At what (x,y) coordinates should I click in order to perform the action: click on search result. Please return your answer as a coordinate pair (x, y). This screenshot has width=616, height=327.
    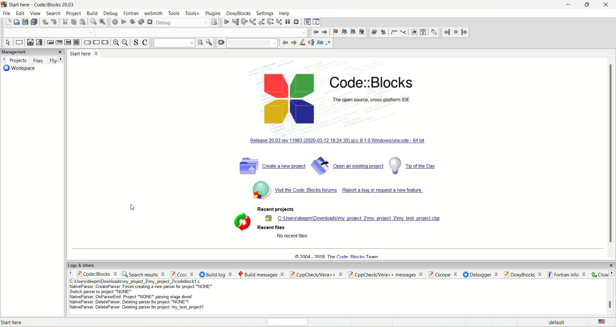
    Looking at the image, I should click on (148, 275).